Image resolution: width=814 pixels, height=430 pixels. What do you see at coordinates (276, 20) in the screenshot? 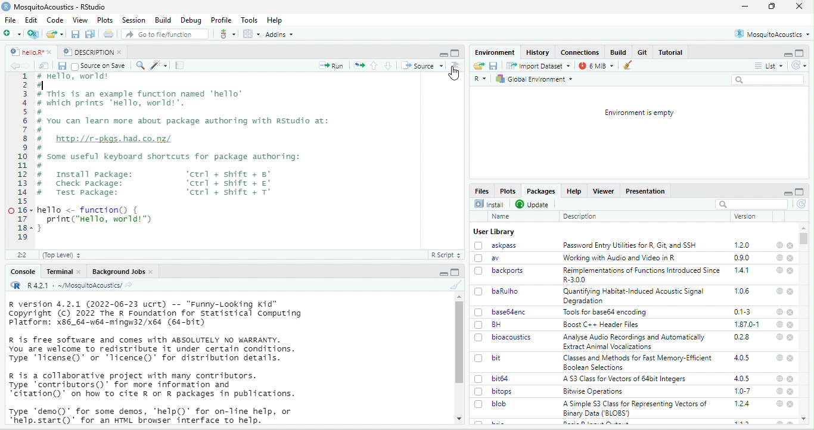
I see `Help` at bounding box center [276, 20].